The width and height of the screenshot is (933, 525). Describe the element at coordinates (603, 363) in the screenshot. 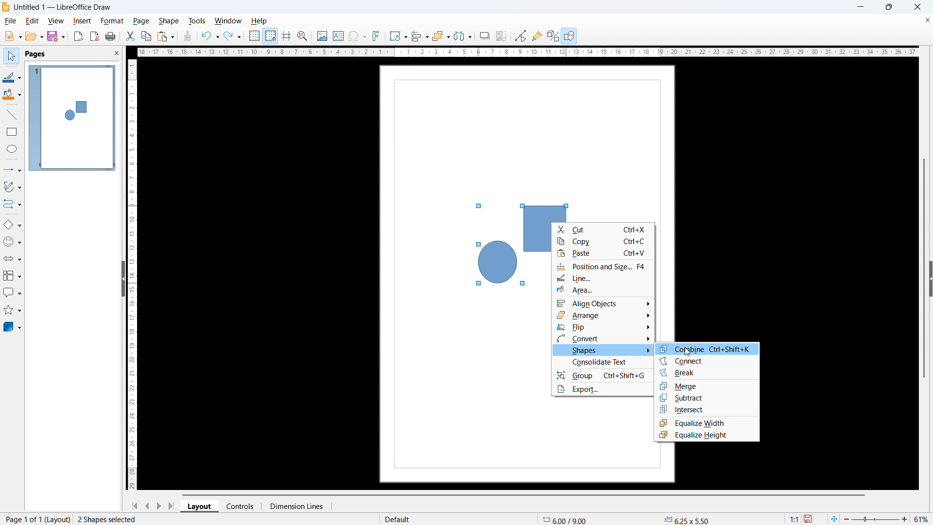

I see `consolidate text` at that location.